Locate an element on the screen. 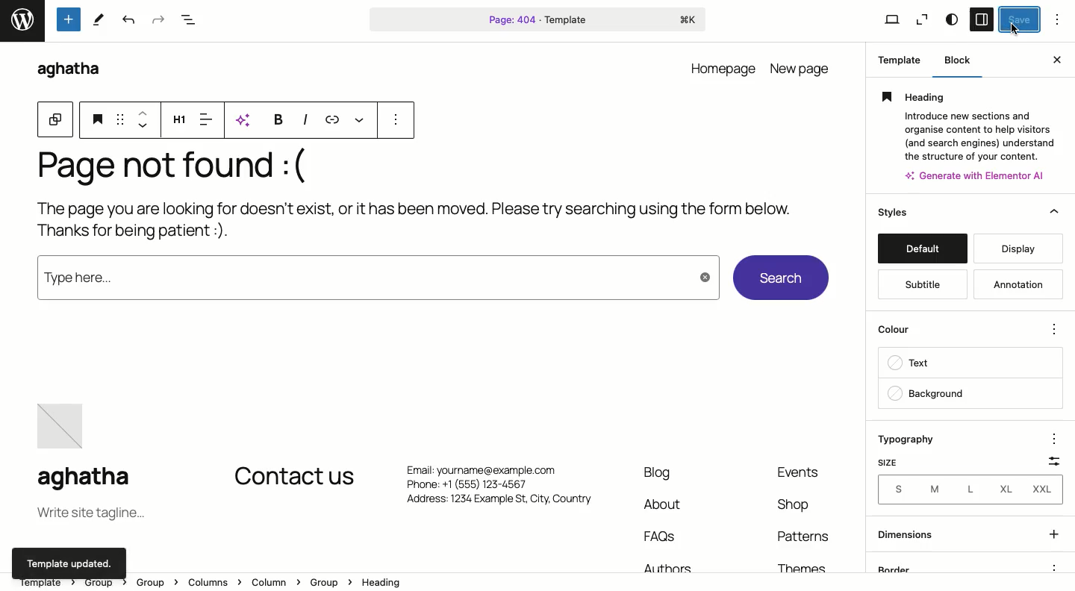 Image resolution: width=1075 pixels, height=591 pixels. Undo is located at coordinates (128, 20).